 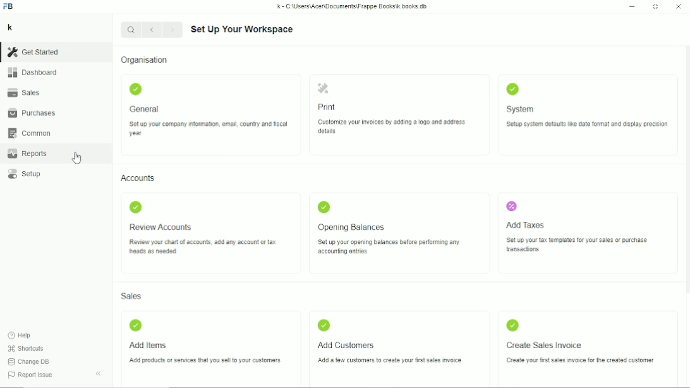 What do you see at coordinates (679, 7) in the screenshot?
I see `Close` at bounding box center [679, 7].